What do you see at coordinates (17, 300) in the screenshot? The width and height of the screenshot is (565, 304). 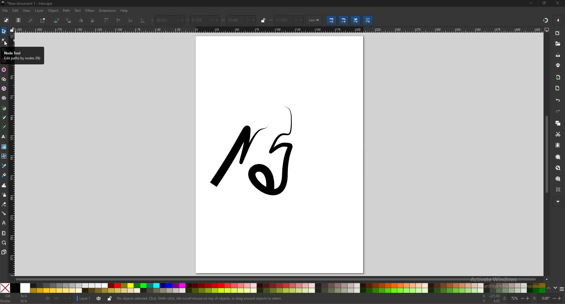 I see `stroke` at bounding box center [17, 300].